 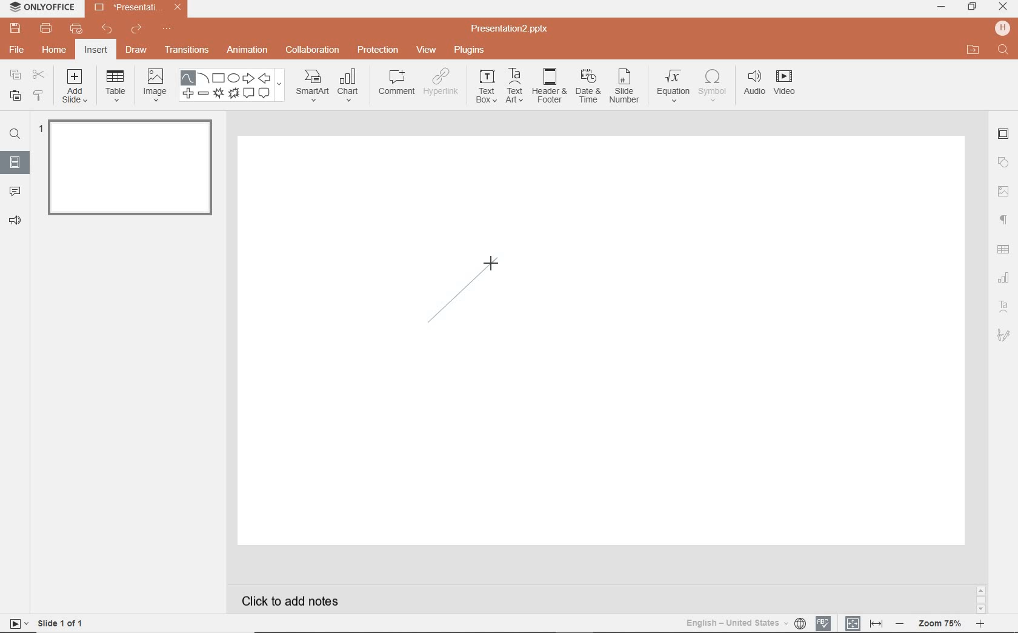 I want to click on CUSTOMIZE QUICK ACCESS TOOLBAR, so click(x=167, y=31).